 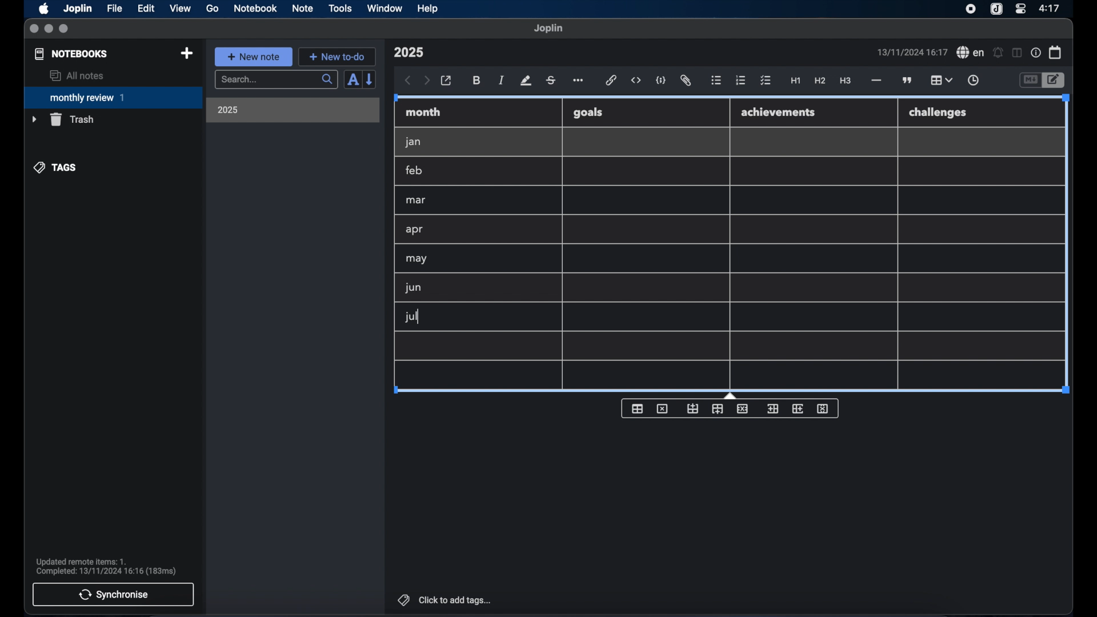 What do you see at coordinates (385, 8) in the screenshot?
I see `window` at bounding box center [385, 8].